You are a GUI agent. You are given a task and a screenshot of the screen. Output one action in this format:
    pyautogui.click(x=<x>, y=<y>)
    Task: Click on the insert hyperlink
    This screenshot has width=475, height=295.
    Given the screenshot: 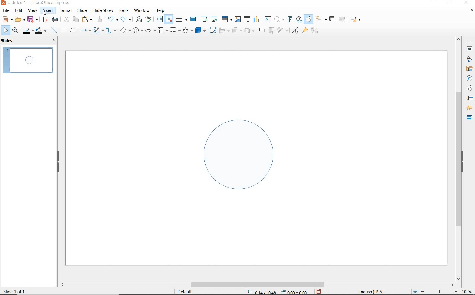 What is the action you would take?
    pyautogui.click(x=299, y=19)
    